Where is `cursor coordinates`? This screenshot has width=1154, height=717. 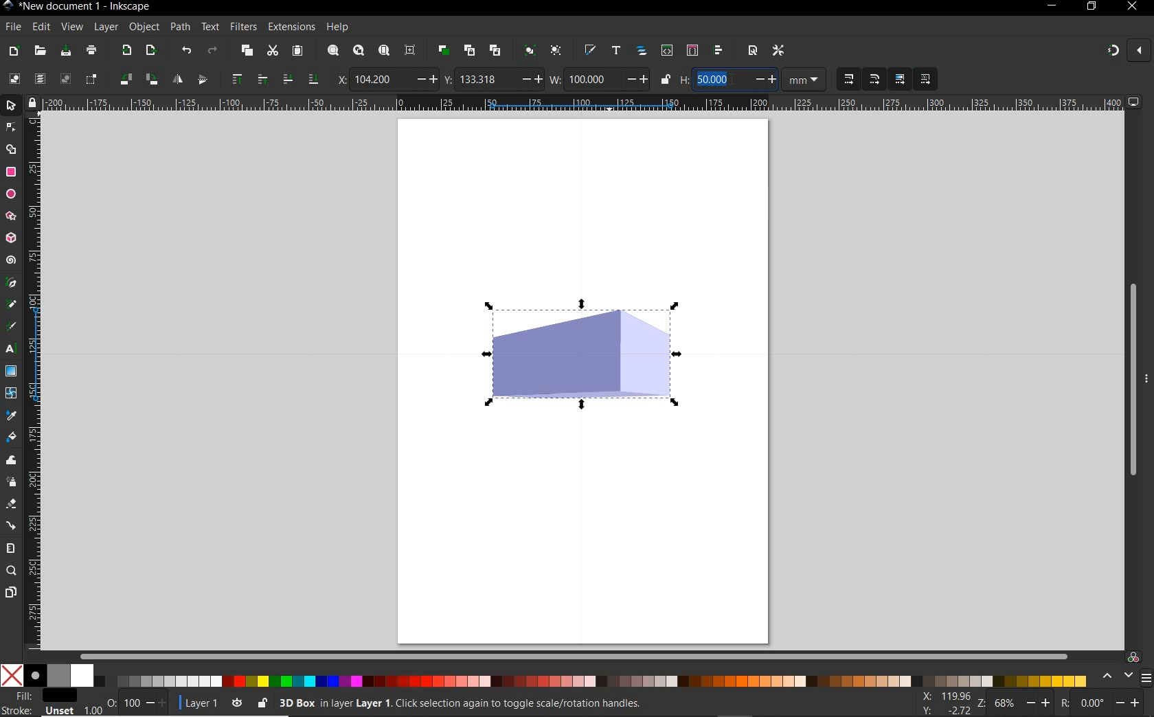 cursor coordinates is located at coordinates (947, 703).